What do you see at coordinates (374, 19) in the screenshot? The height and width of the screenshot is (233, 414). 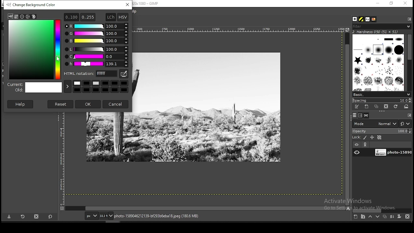 I see `document history` at bounding box center [374, 19].